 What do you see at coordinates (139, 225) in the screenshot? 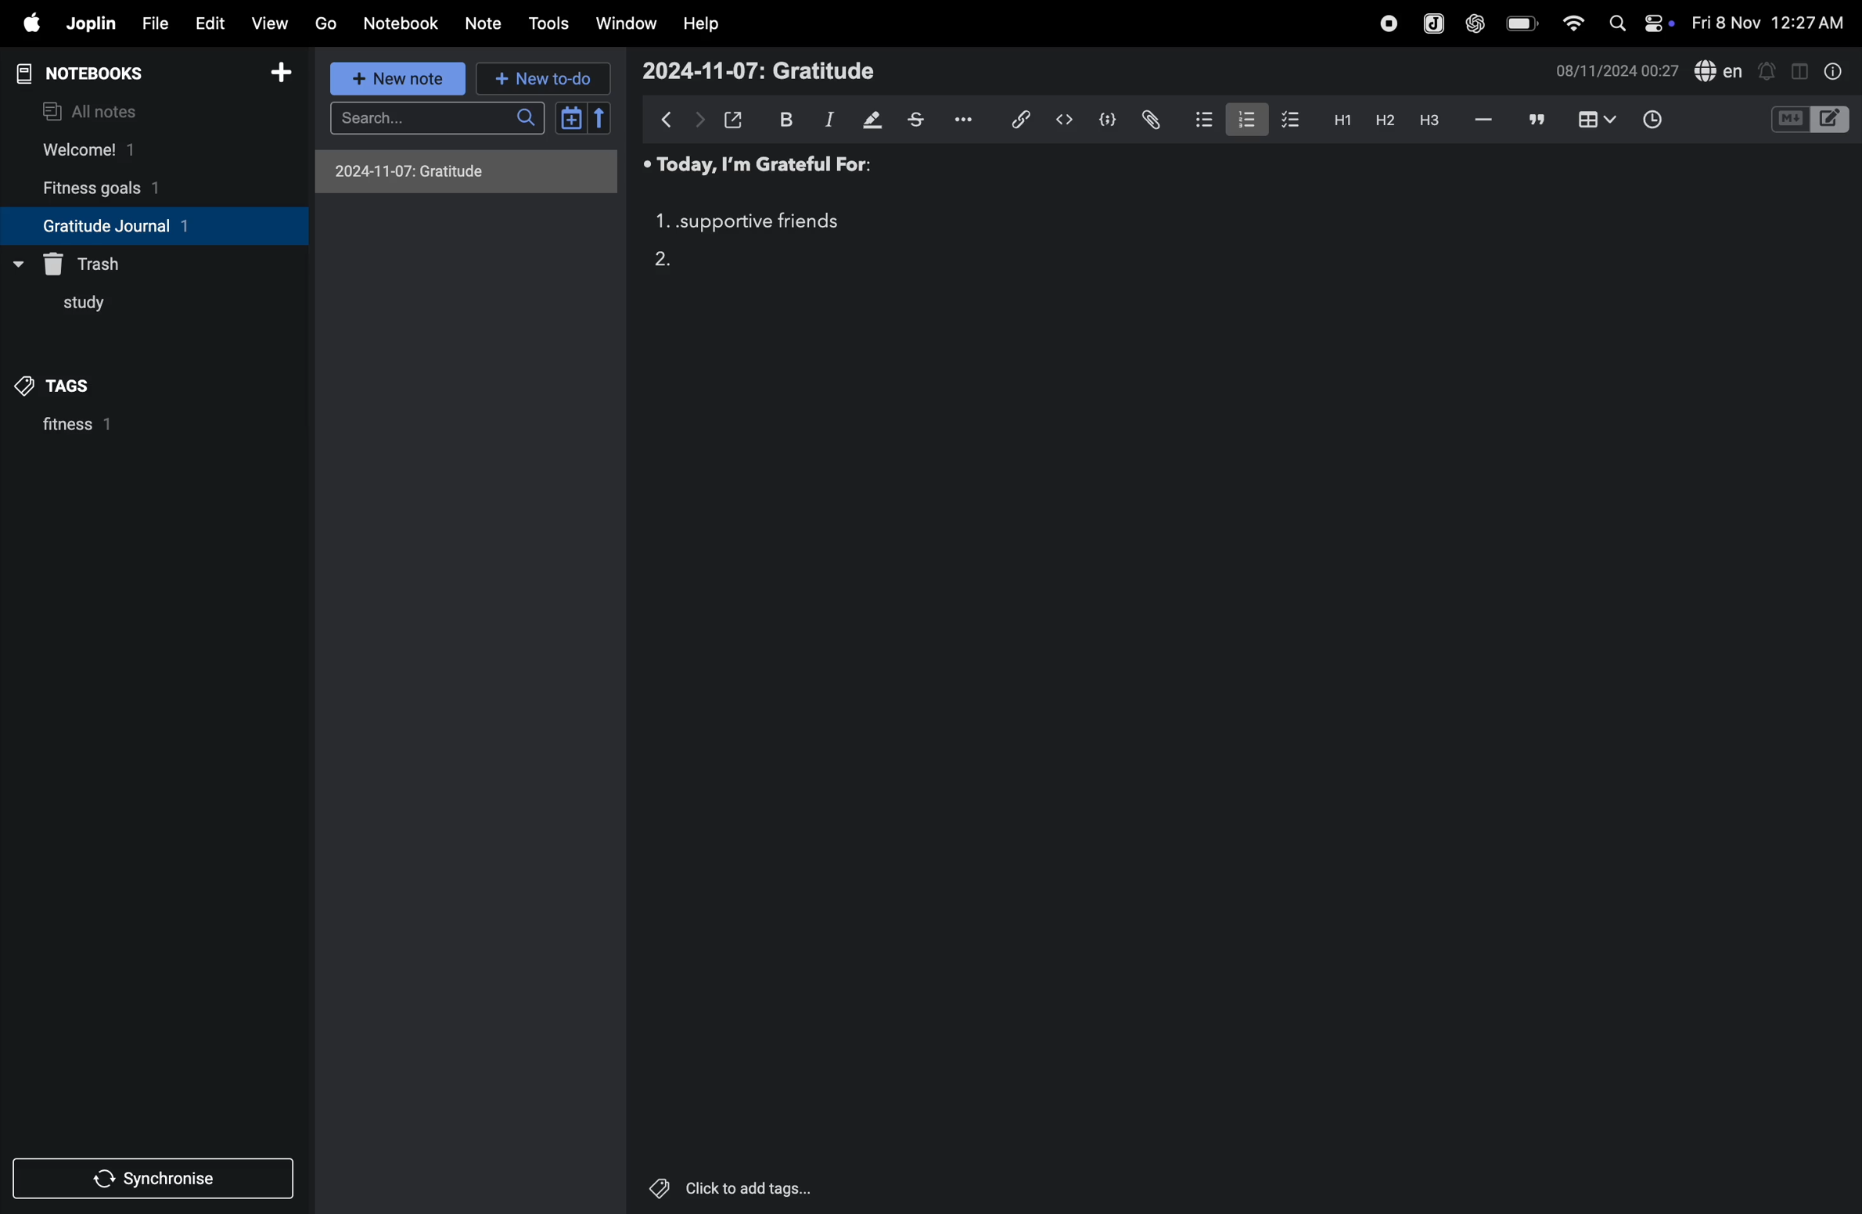
I see `gratitude journals 1` at bounding box center [139, 225].